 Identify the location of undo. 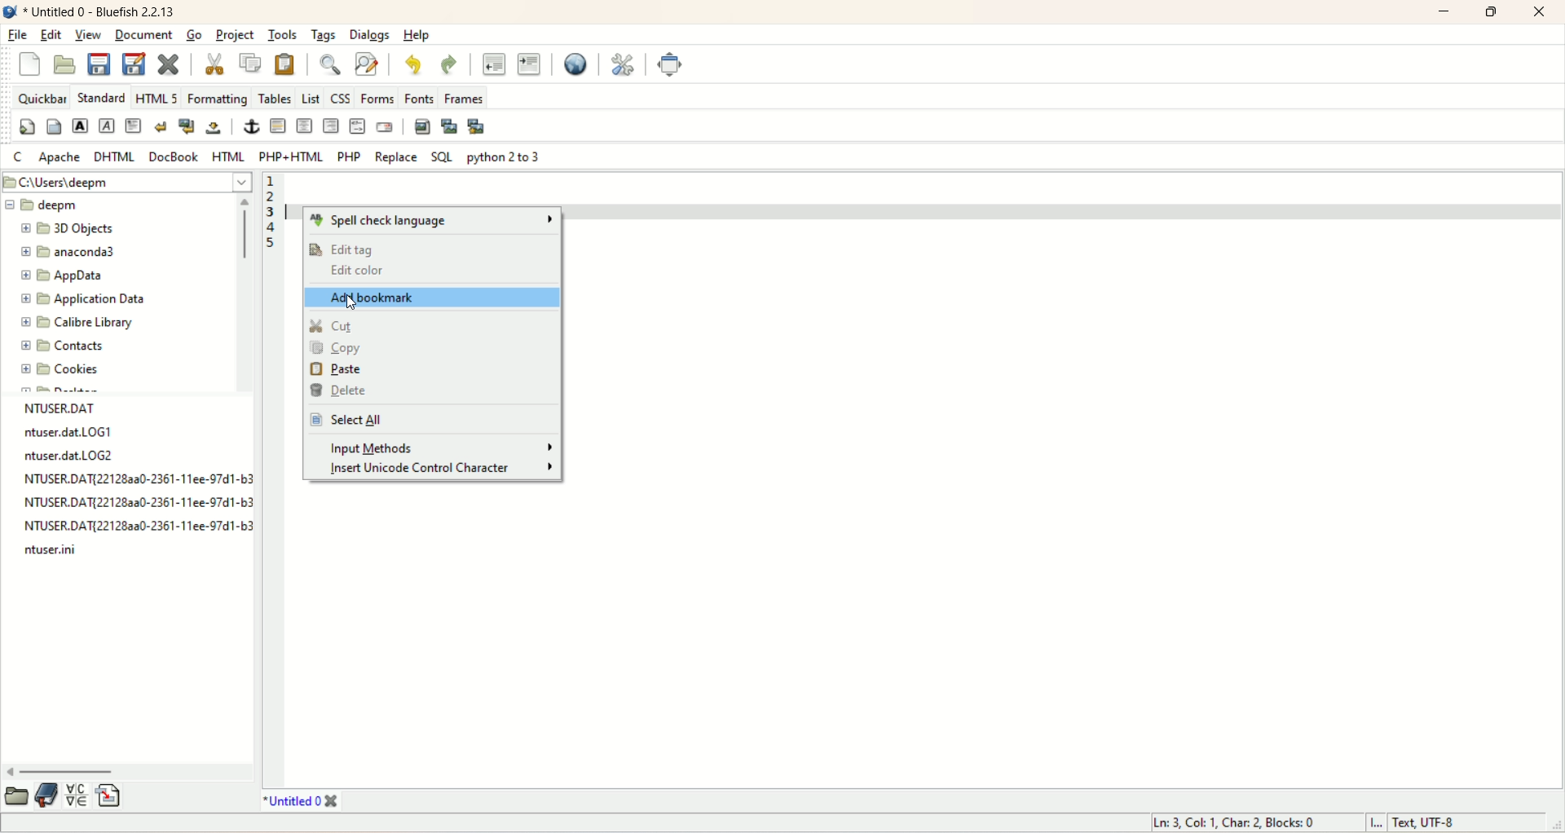
(410, 63).